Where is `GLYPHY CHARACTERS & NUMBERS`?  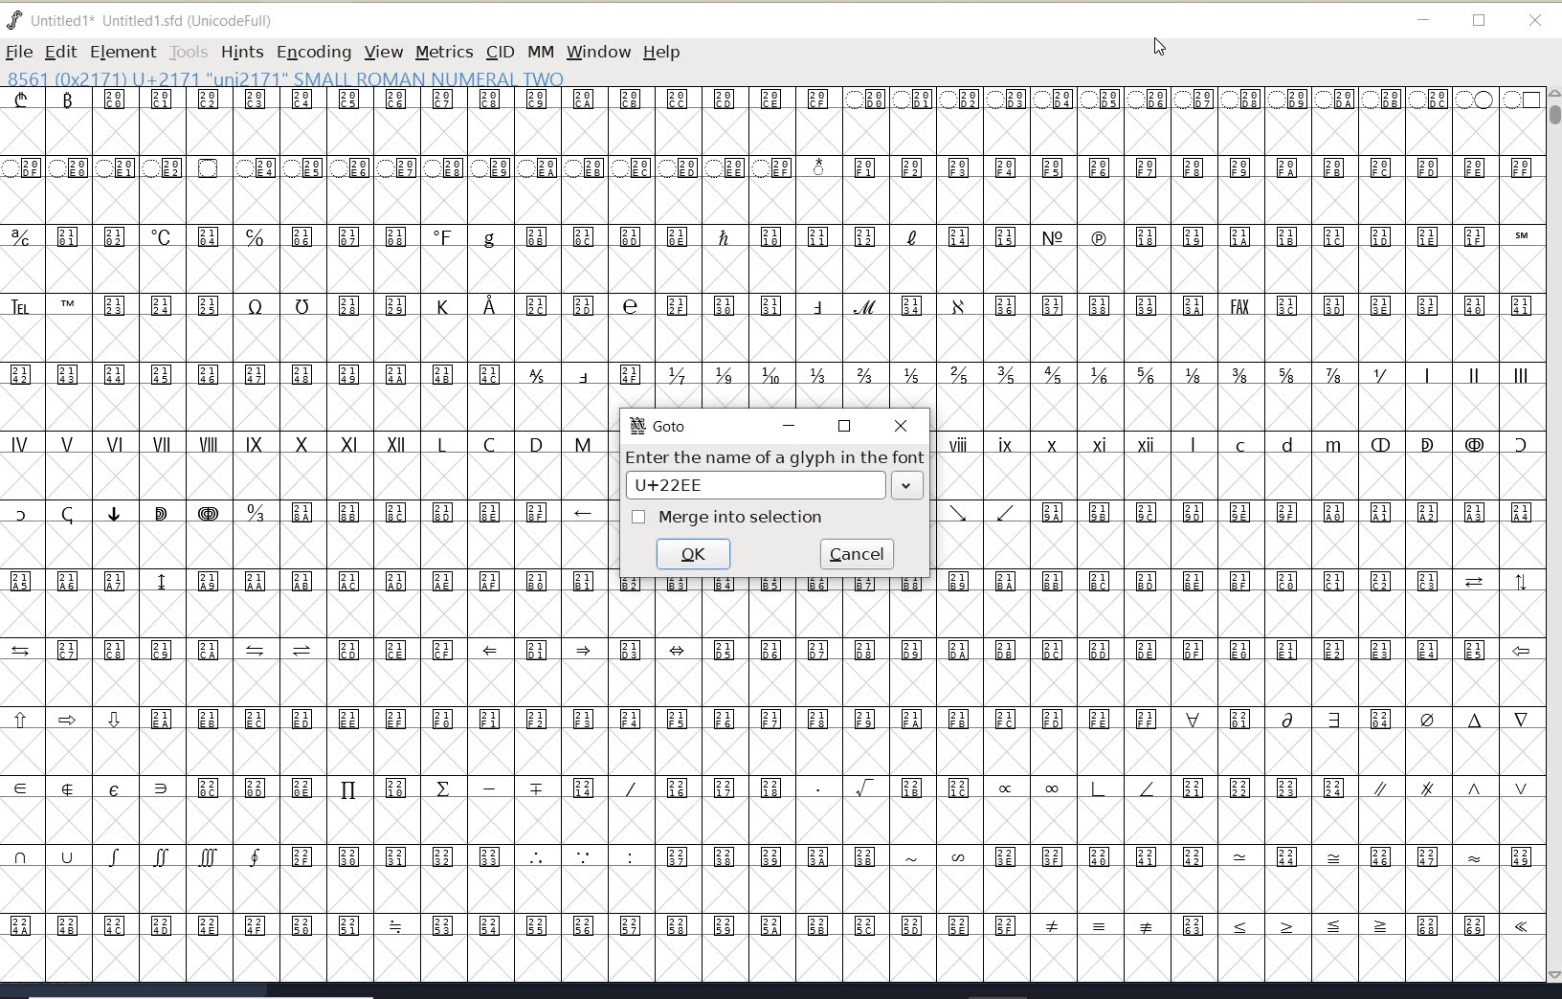
GLYPHY CHARACTERS & NUMBERS is located at coordinates (769, 249).